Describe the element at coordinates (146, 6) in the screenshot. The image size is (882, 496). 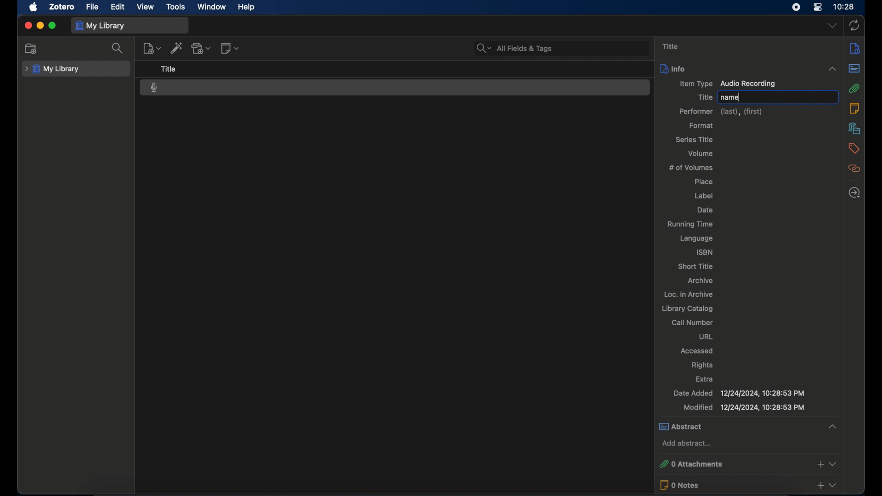
I see `view` at that location.